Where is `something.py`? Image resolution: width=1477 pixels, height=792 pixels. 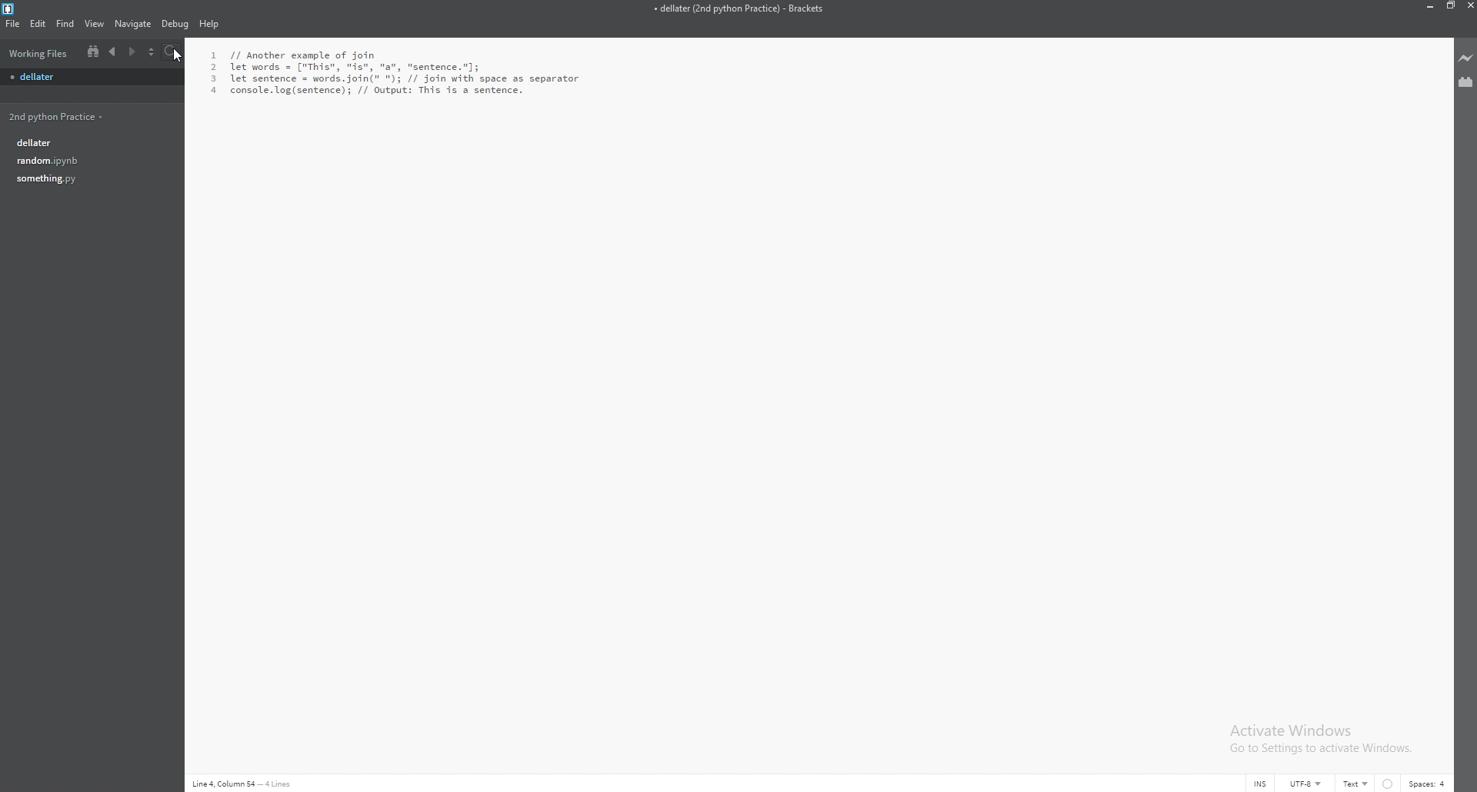 something.py is located at coordinates (88, 179).